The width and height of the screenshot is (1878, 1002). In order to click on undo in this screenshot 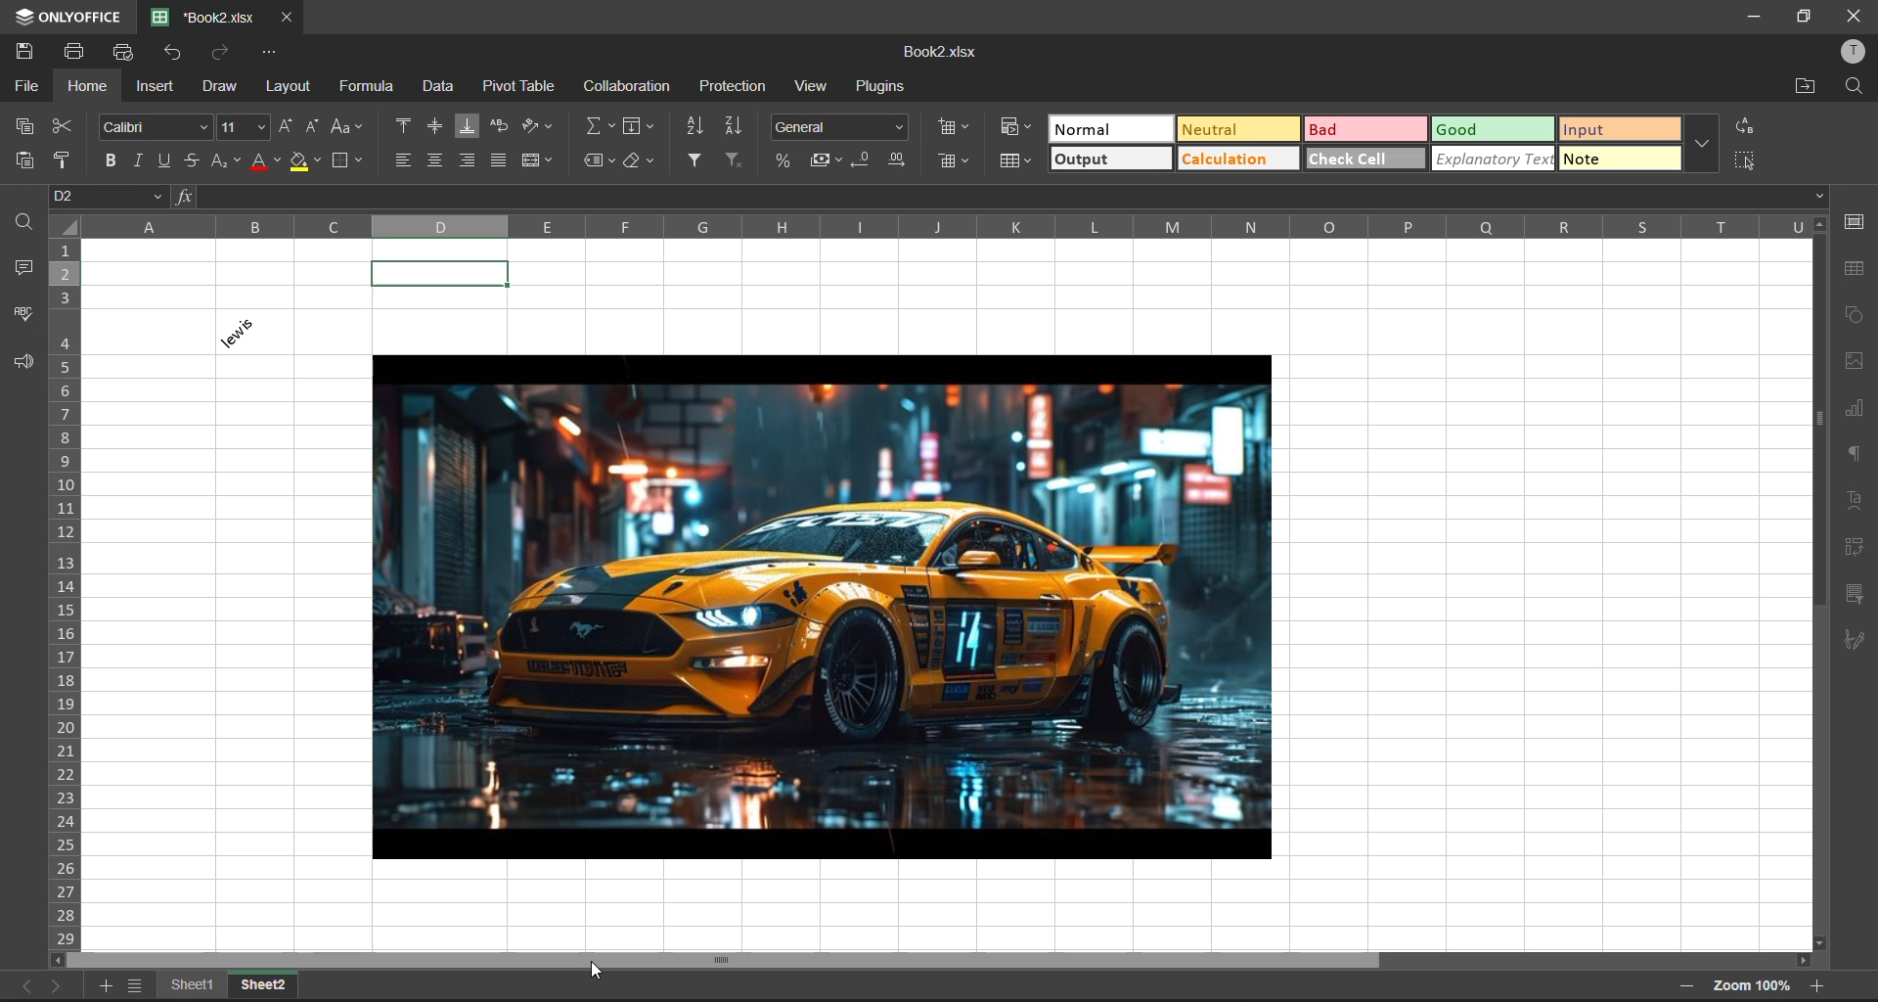, I will do `click(176, 53)`.